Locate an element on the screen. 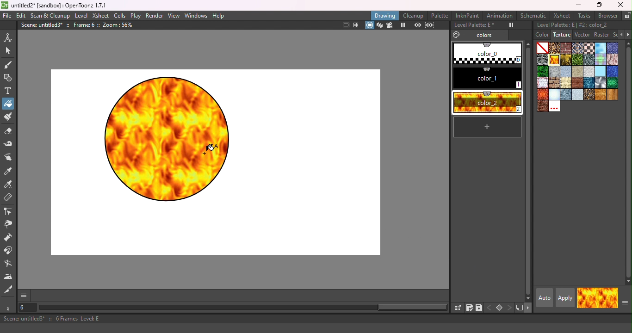  Xsheet is located at coordinates (562, 16).